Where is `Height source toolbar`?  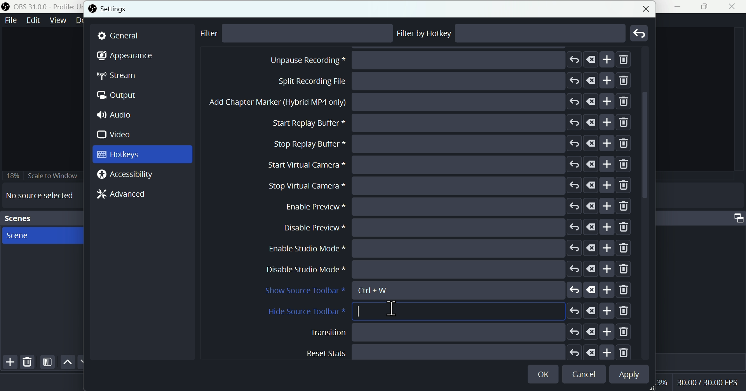 Height source toolbar is located at coordinates (450, 311).